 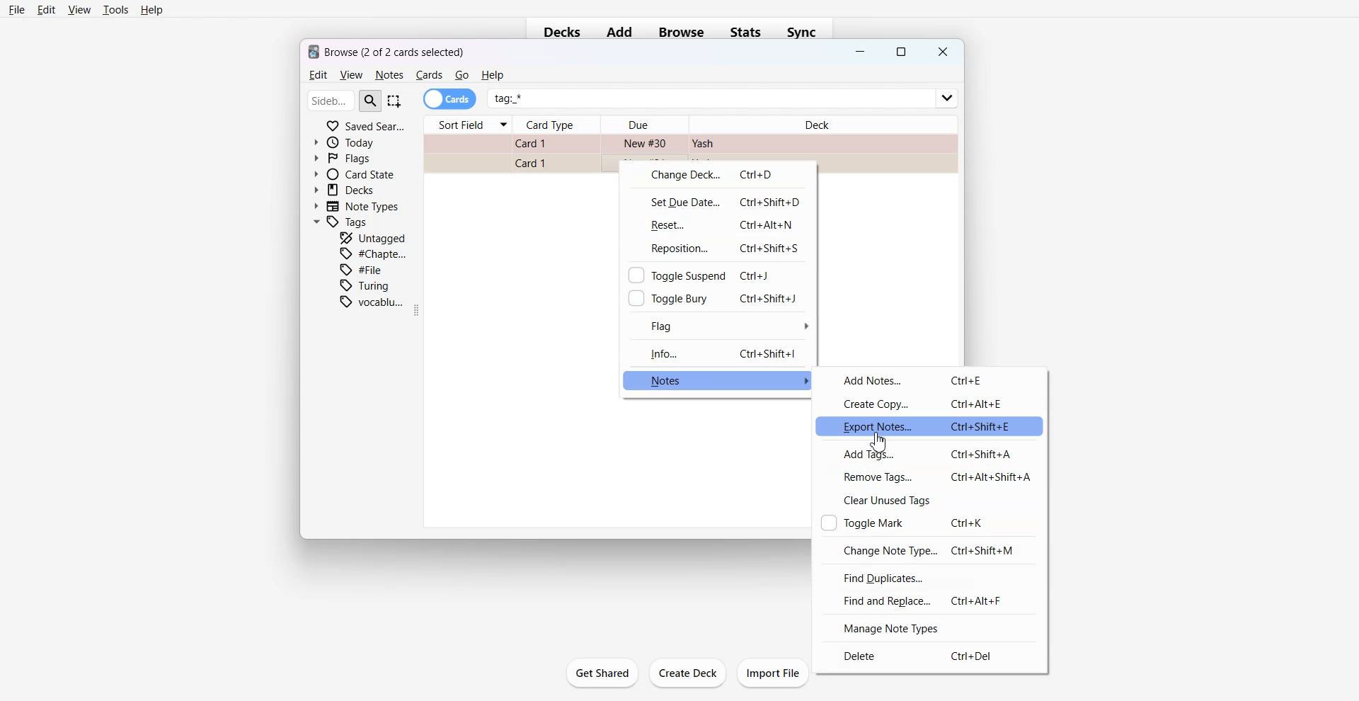 I want to click on Create Deck, so click(x=688, y=673).